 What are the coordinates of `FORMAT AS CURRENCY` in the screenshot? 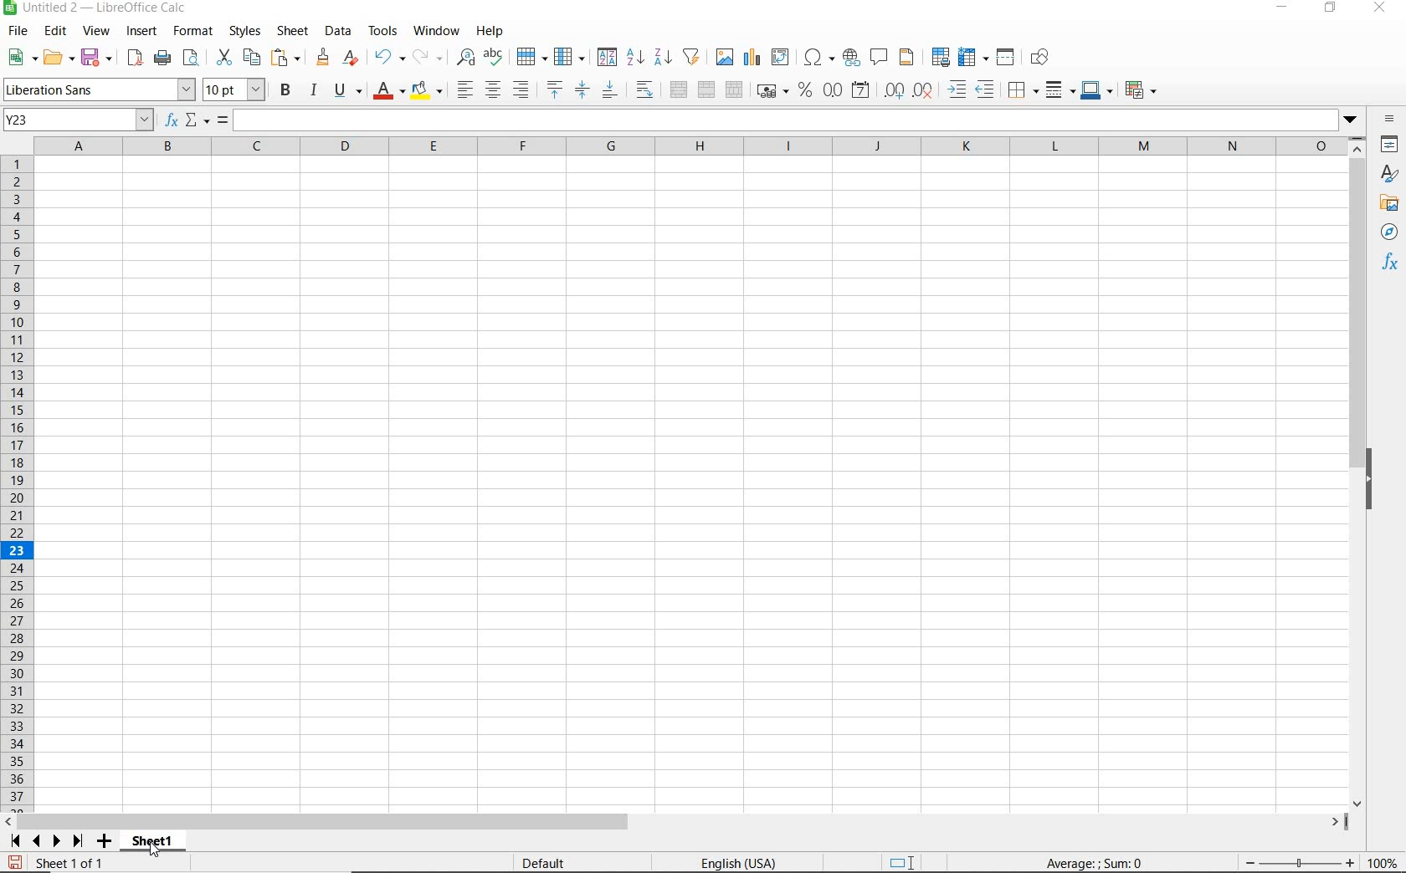 It's located at (771, 93).